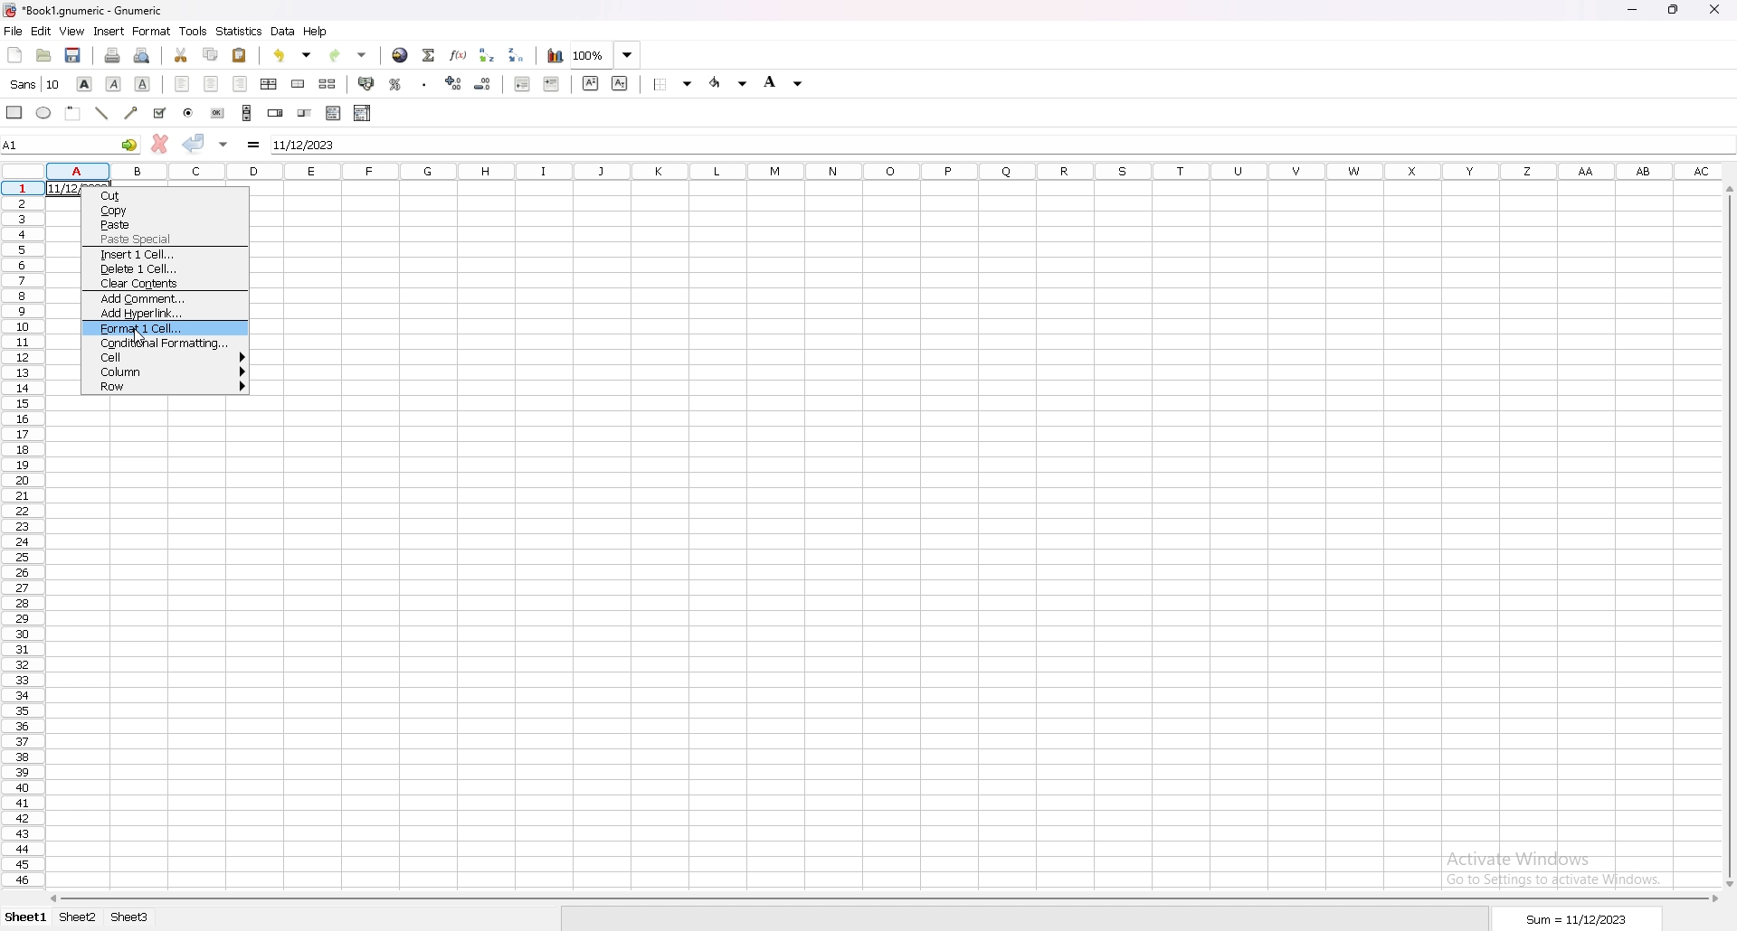 This screenshot has height=931, width=1737. What do you see at coordinates (166, 298) in the screenshot?
I see `add comment` at bounding box center [166, 298].